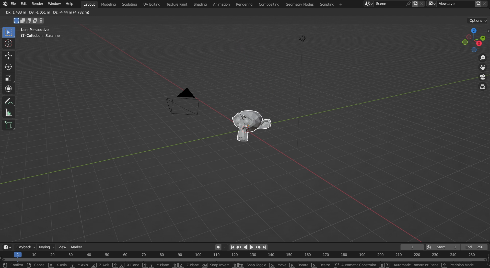 The image size is (490, 268). Describe the element at coordinates (6, 4) in the screenshot. I see `logo` at that location.